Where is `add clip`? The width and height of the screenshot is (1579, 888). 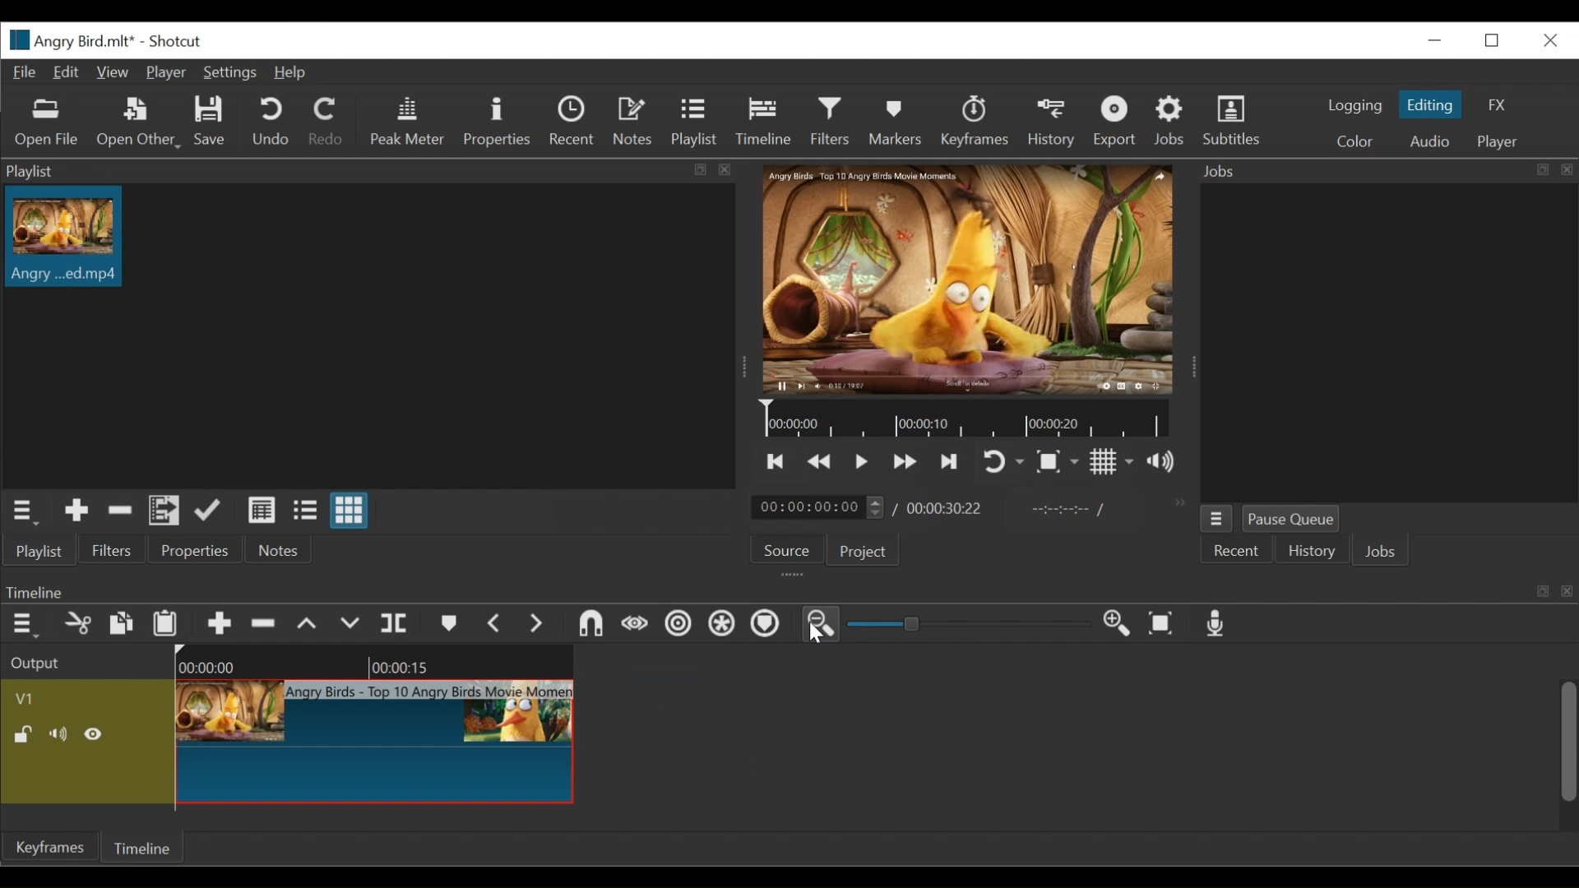
add clip is located at coordinates (220, 627).